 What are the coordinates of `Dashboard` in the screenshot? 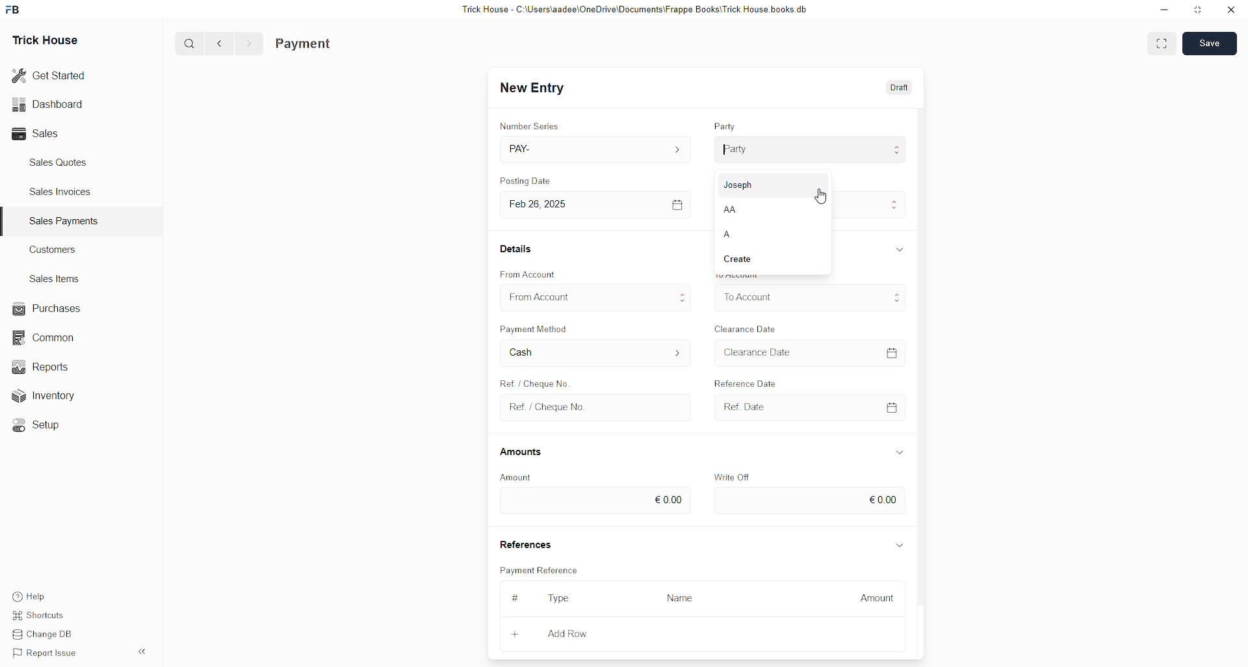 It's located at (47, 107).